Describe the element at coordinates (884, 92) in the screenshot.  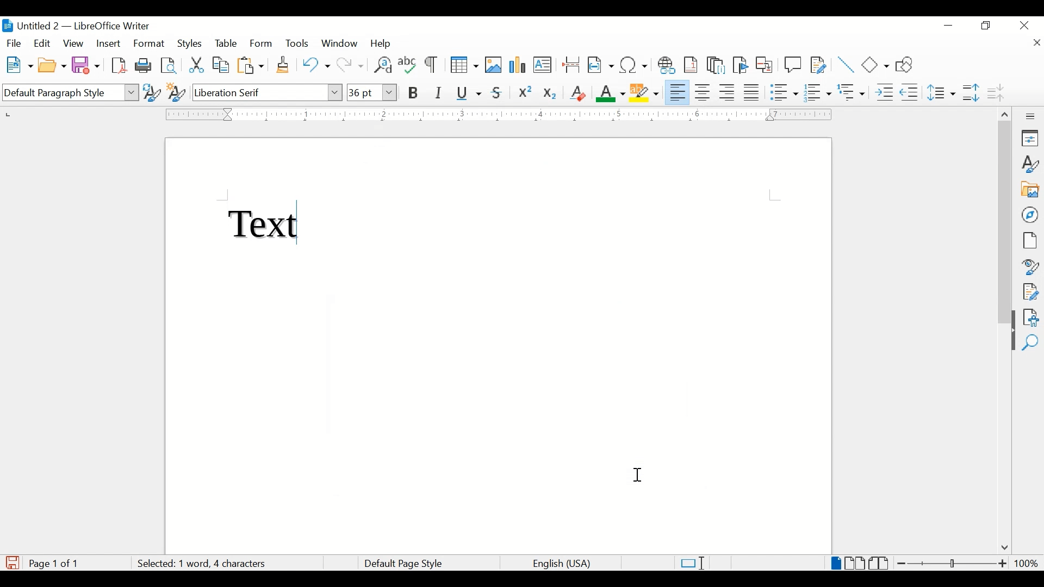
I see `increase indent` at that location.